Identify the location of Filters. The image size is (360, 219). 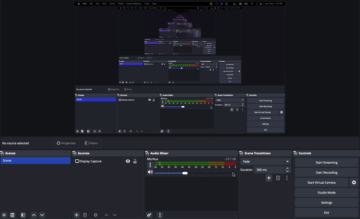
(93, 143).